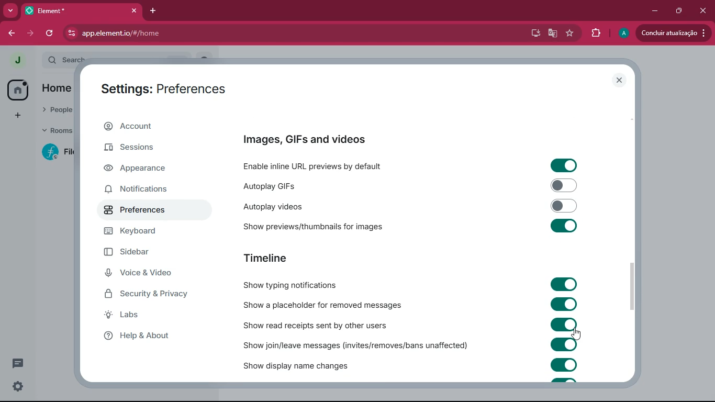 The width and height of the screenshot is (715, 402). What do you see at coordinates (162, 90) in the screenshot?
I see `settings: preferences` at bounding box center [162, 90].